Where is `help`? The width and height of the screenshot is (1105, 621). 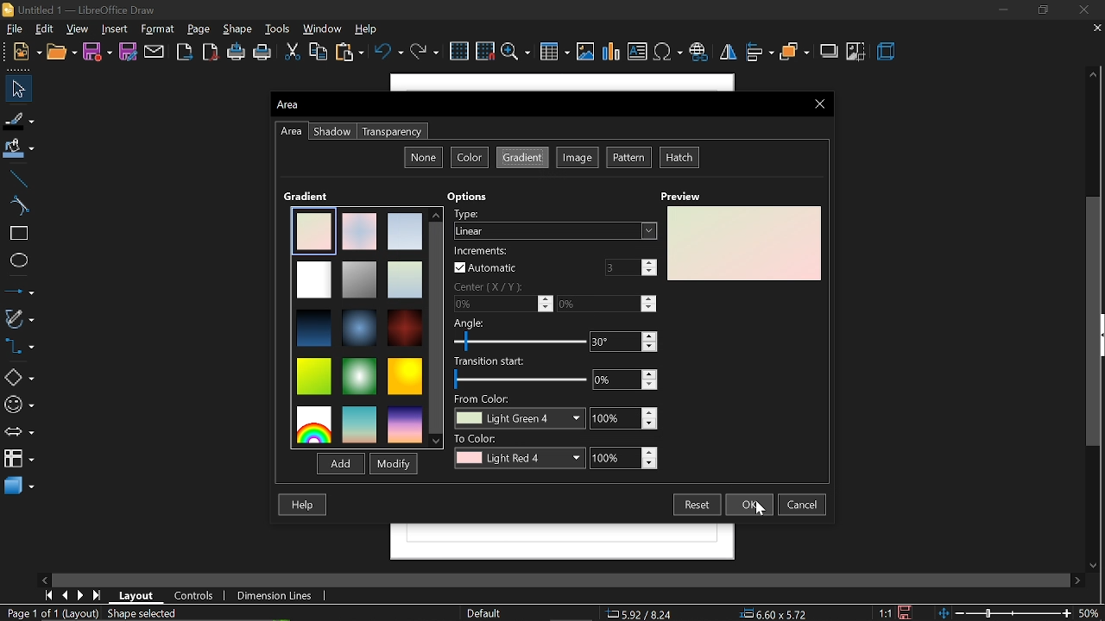 help is located at coordinates (304, 505).